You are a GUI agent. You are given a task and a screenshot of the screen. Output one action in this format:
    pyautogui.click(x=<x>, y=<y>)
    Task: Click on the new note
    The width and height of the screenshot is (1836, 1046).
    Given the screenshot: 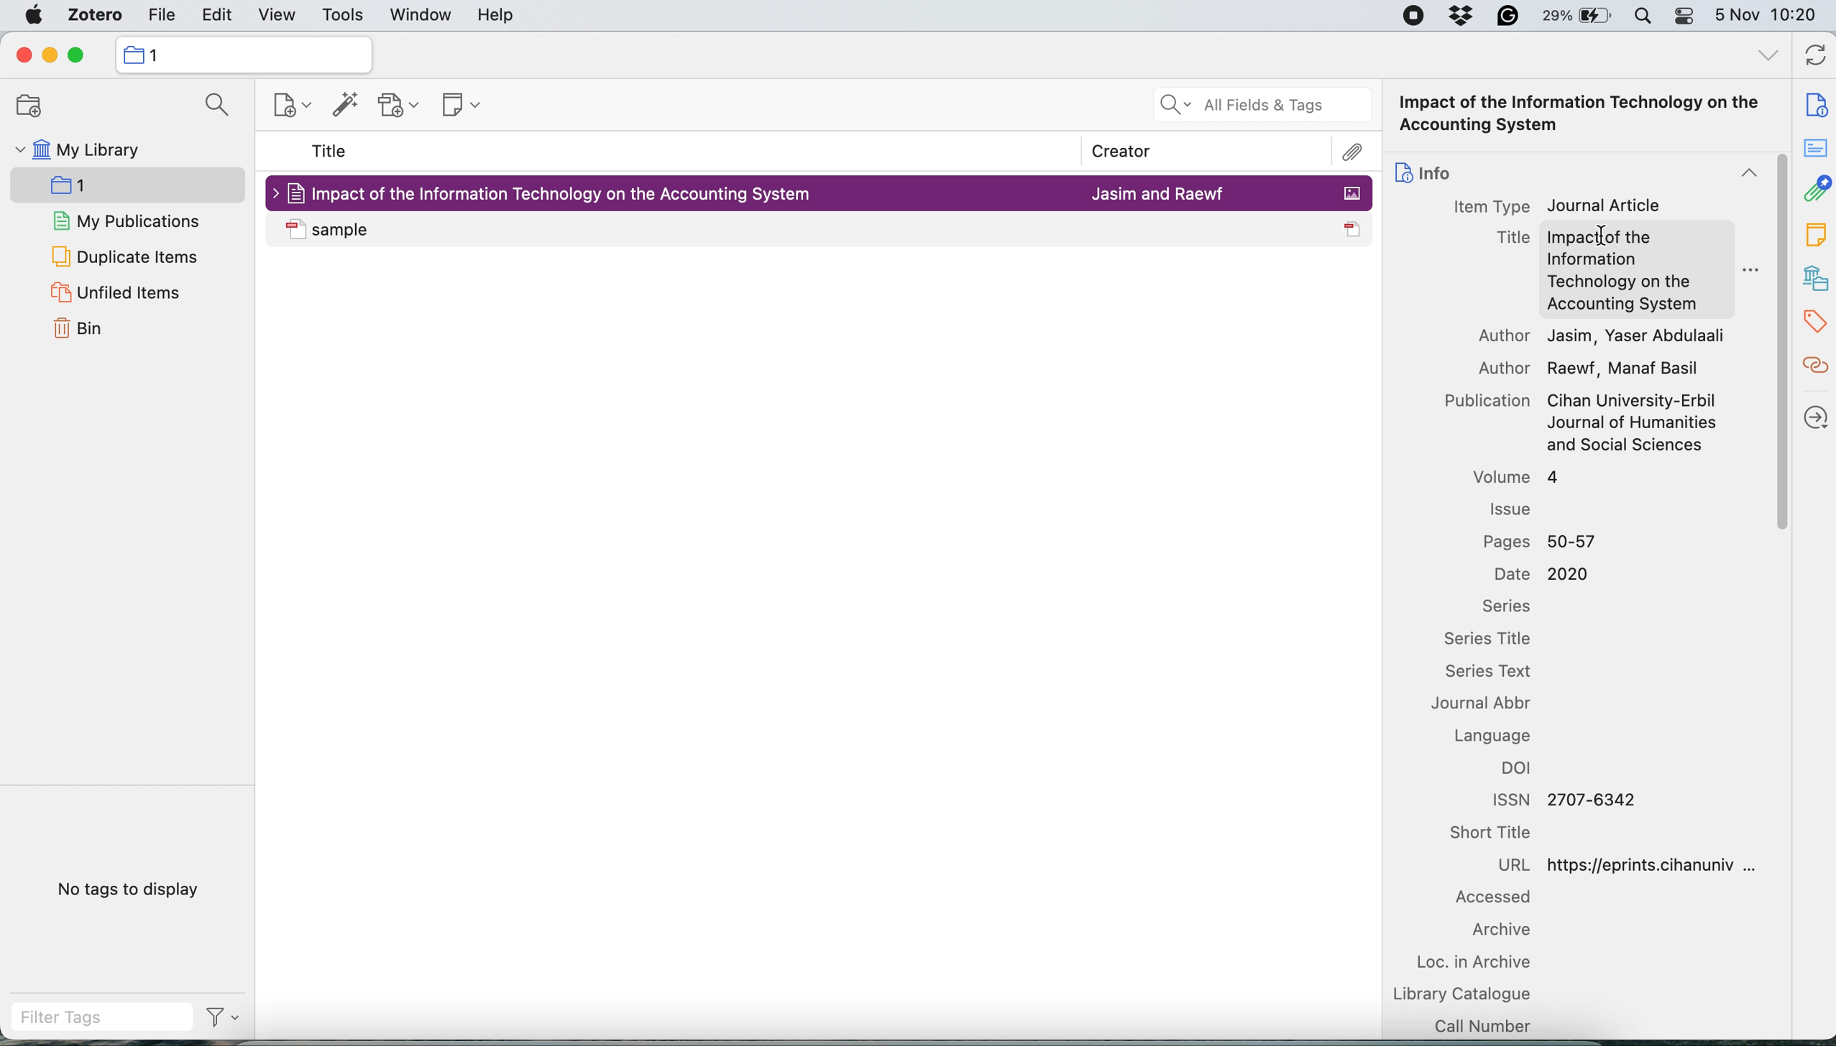 What is the action you would take?
    pyautogui.click(x=459, y=106)
    